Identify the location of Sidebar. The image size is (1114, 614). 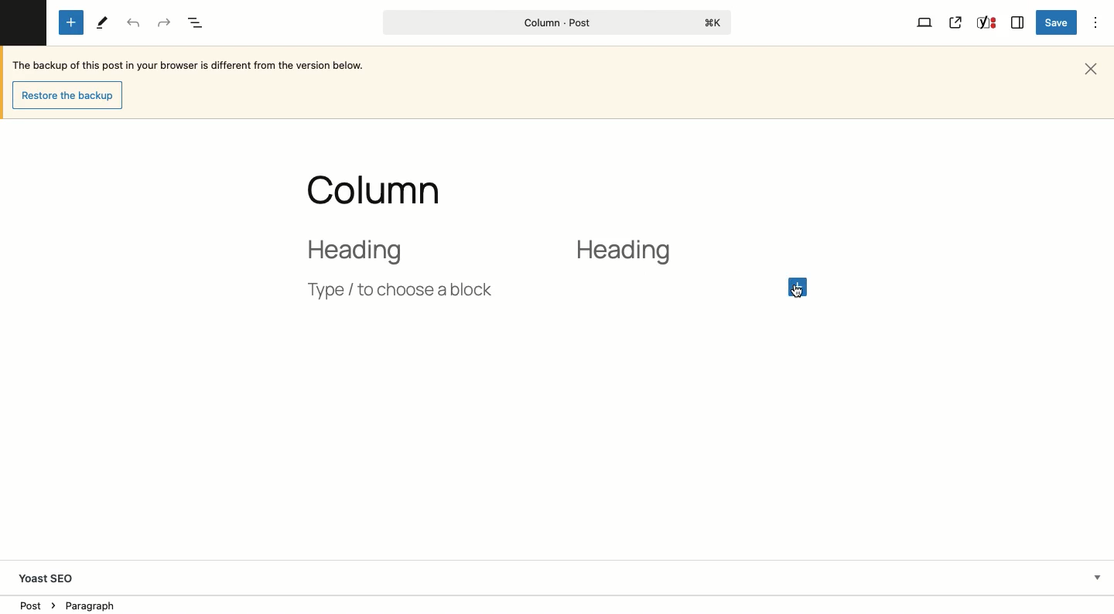
(1018, 21).